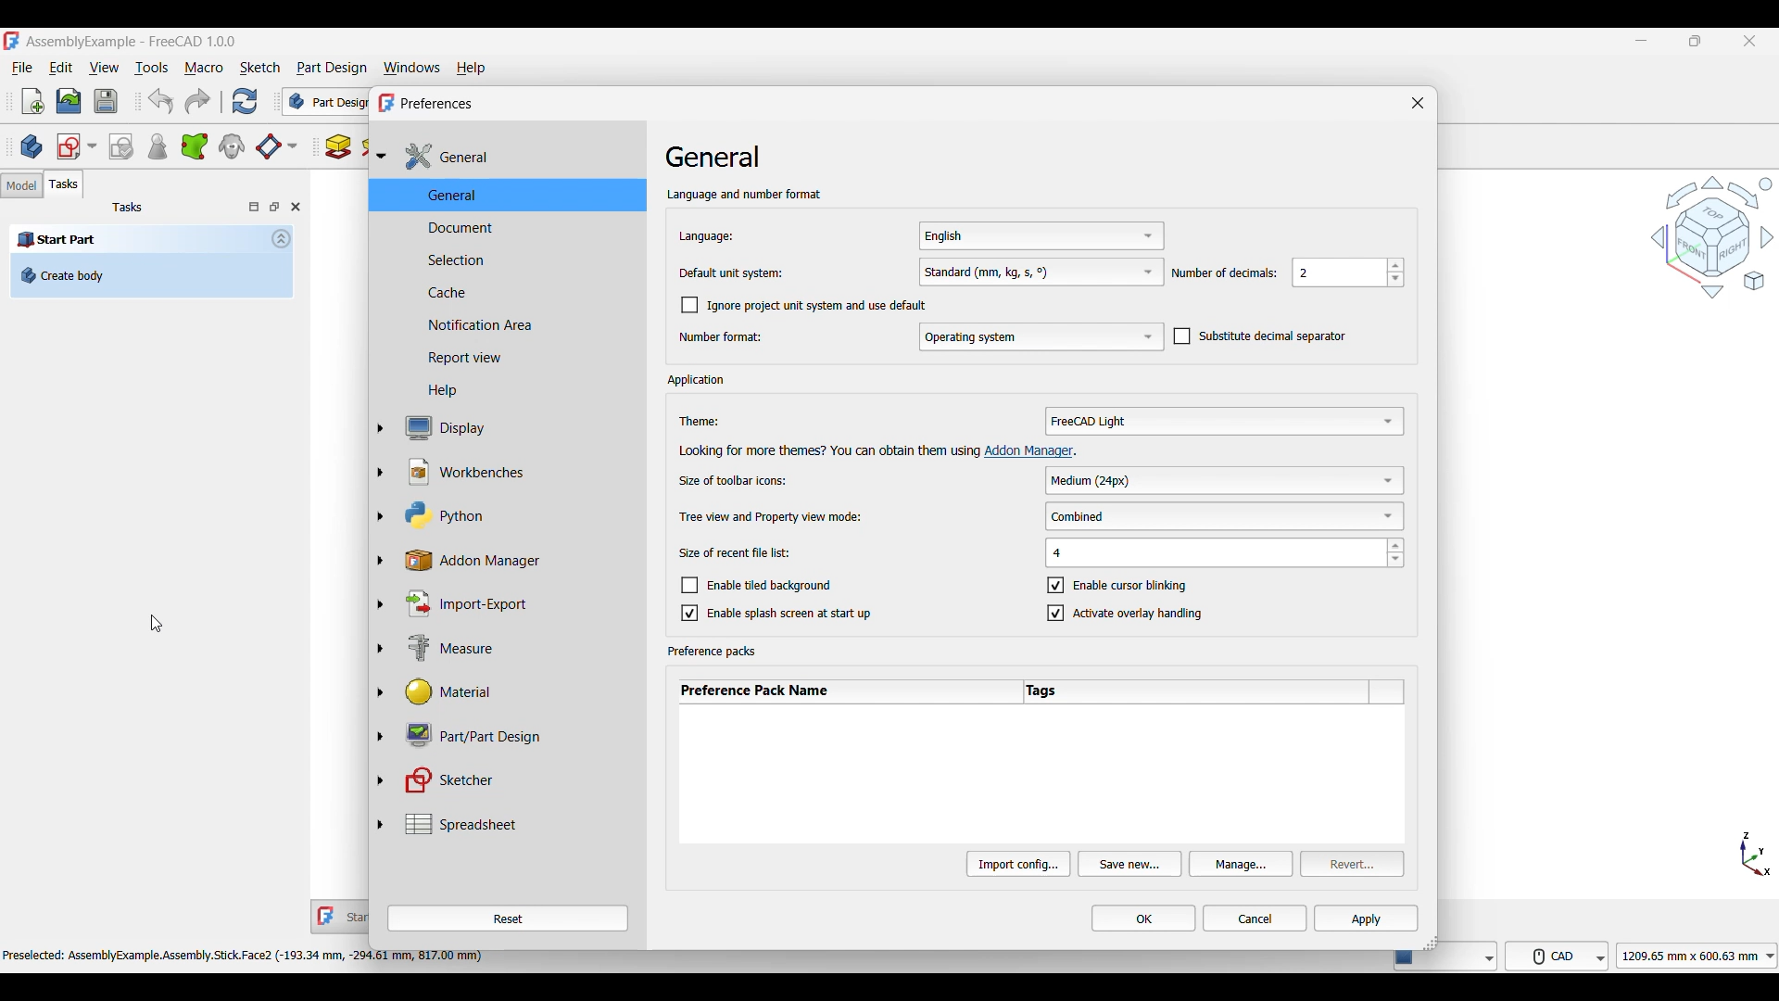 This screenshot has height=1001, width=1779. Describe the element at coordinates (705, 423) in the screenshot. I see `Theme:` at that location.